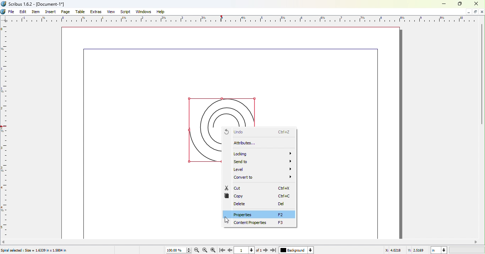  Describe the element at coordinates (4, 12) in the screenshot. I see `Icon` at that location.